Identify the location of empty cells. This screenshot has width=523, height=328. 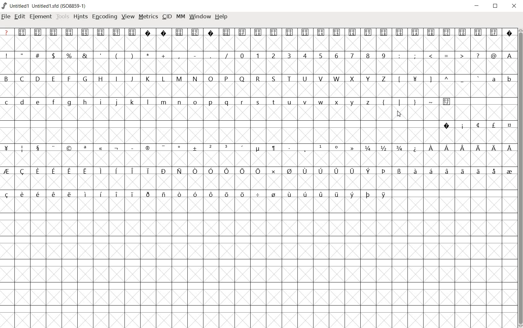
(259, 66).